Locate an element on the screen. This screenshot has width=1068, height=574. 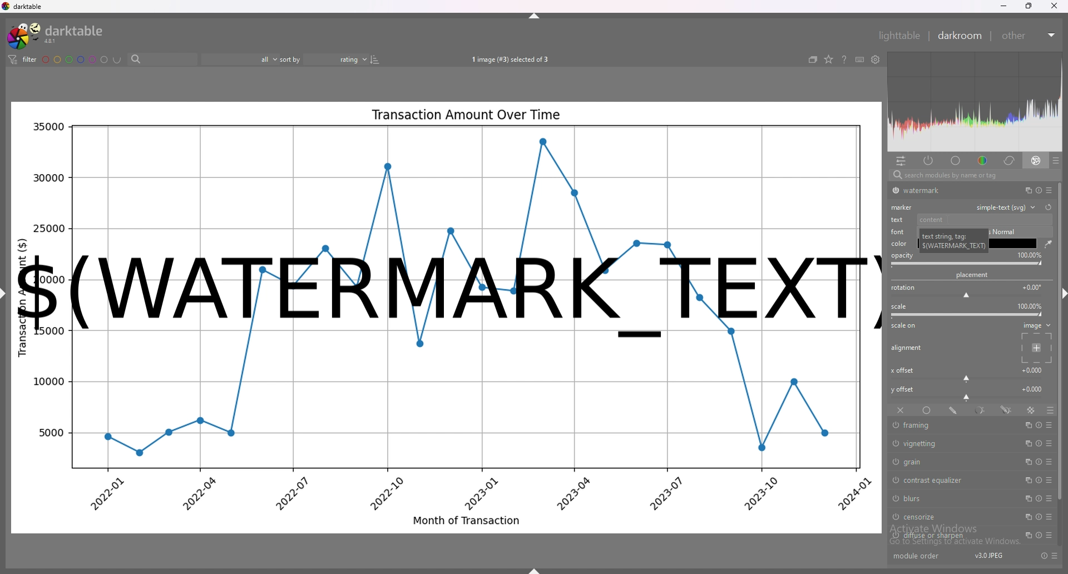
reset is located at coordinates (1039, 517).